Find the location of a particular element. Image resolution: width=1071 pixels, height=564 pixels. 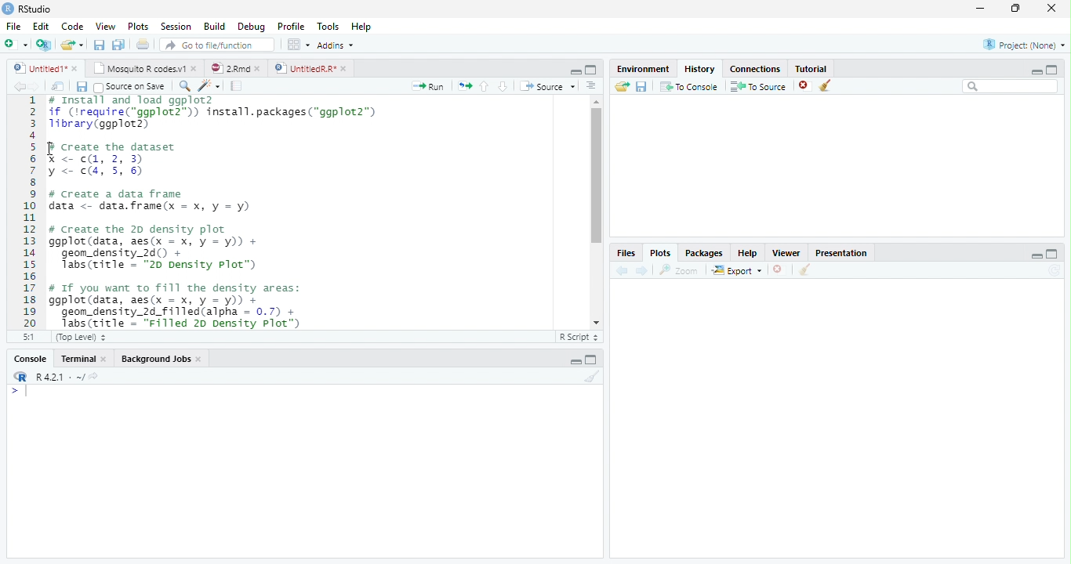

Console is located at coordinates (30, 360).